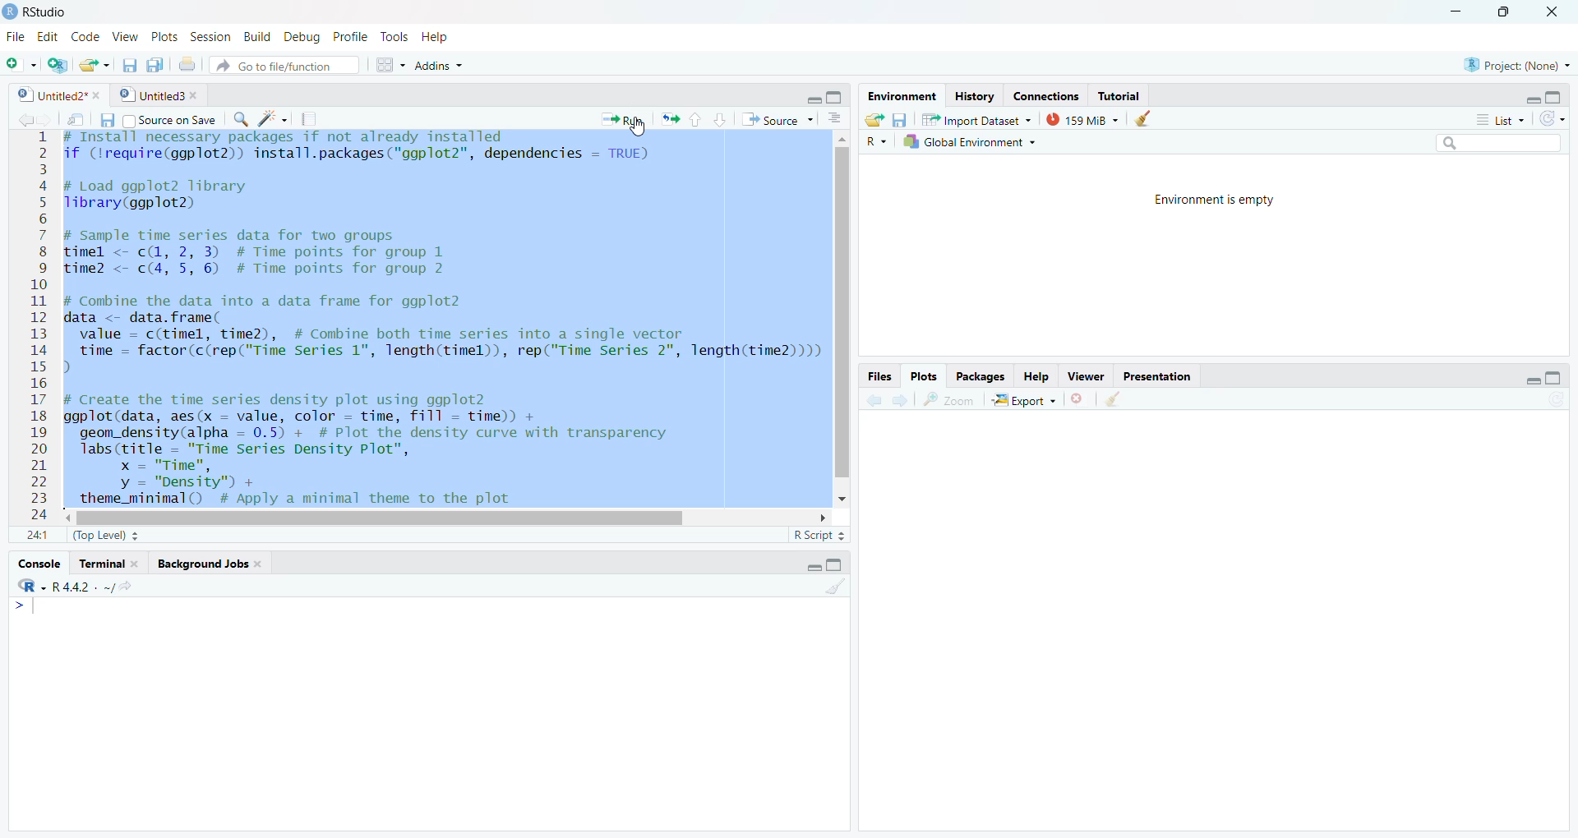 The image size is (1578, 838). I want to click on Search, so click(1496, 142).